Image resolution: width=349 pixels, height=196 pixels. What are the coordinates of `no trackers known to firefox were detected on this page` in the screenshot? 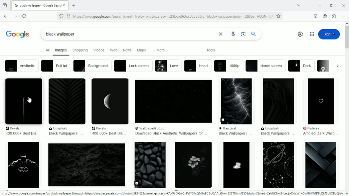 It's located at (61, 16).